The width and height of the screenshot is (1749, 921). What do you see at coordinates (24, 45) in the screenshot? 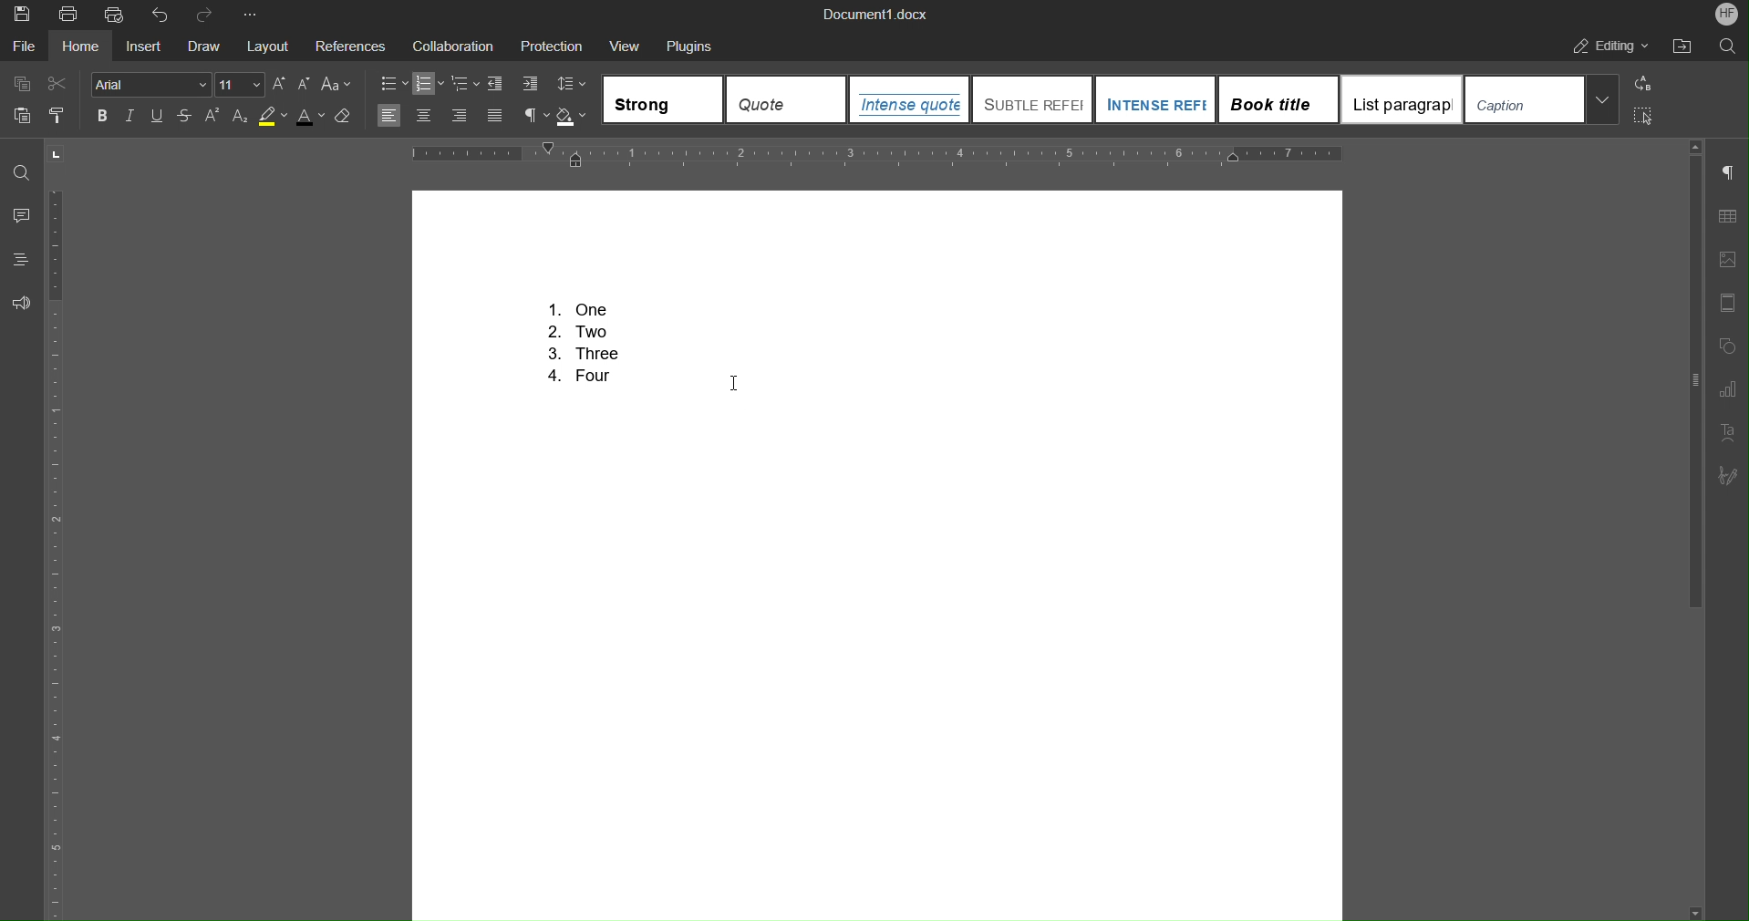
I see `File` at bounding box center [24, 45].